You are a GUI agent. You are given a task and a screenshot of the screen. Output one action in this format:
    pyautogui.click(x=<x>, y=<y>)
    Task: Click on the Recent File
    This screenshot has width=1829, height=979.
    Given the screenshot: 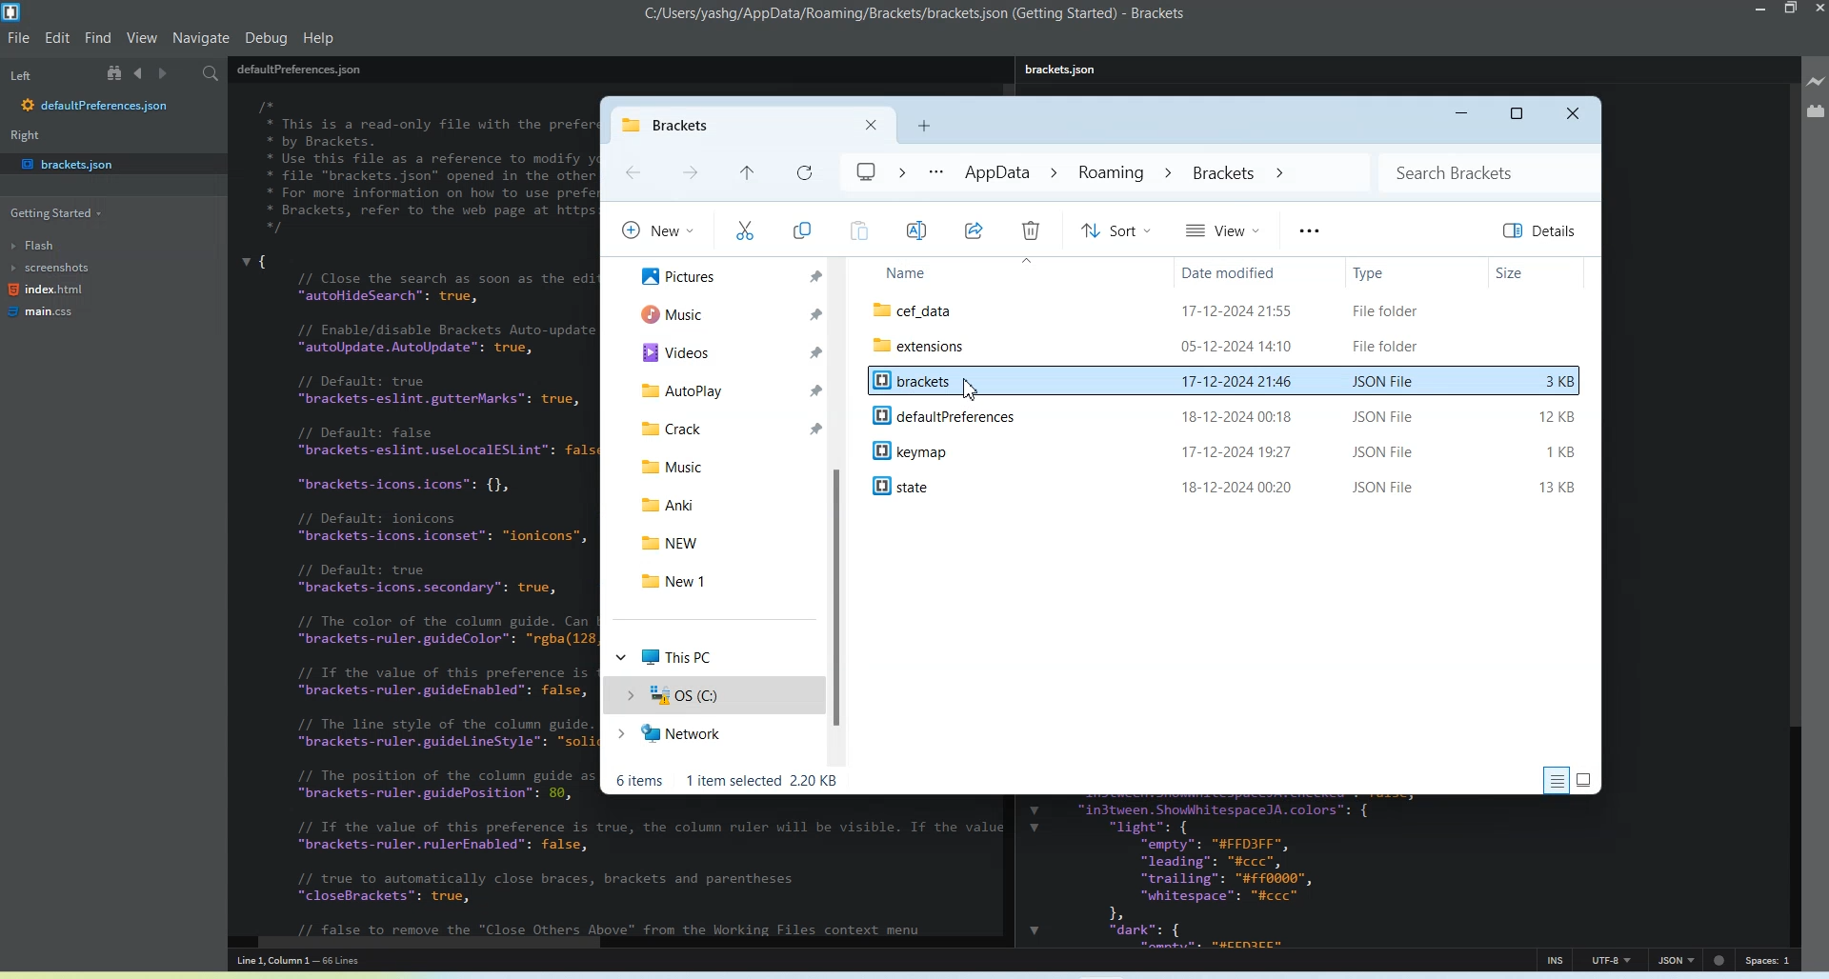 What is the action you would take?
    pyautogui.click(x=746, y=174)
    